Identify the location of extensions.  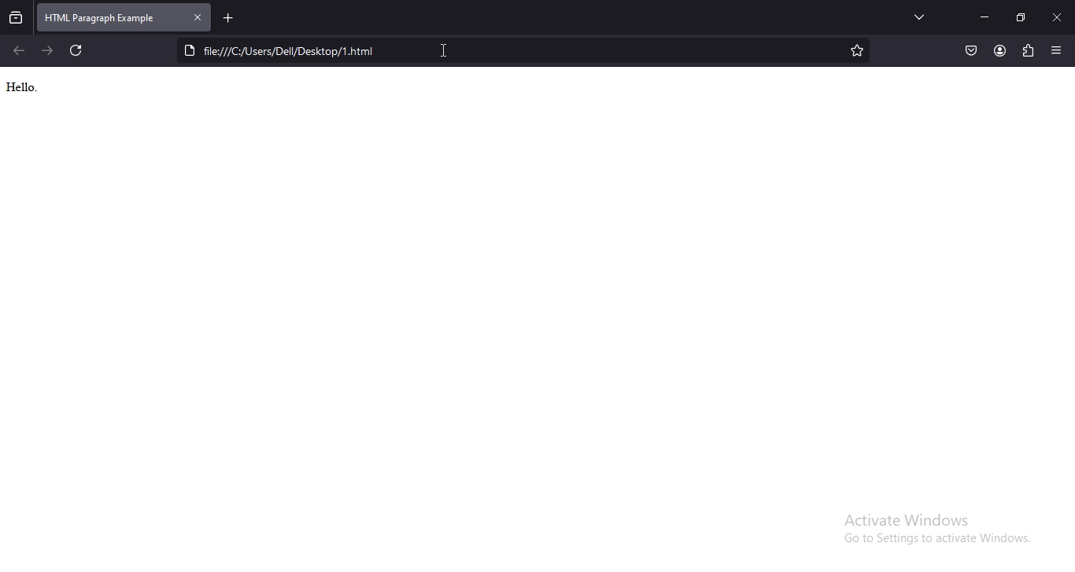
(1028, 50).